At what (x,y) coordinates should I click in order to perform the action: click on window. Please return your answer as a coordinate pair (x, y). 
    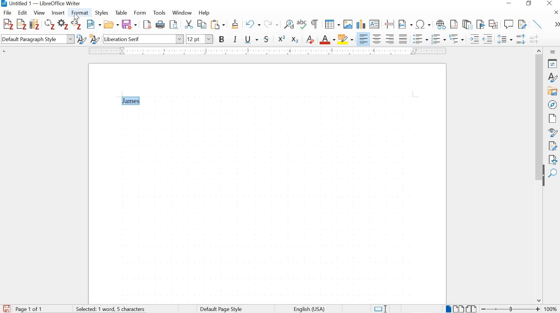
    Looking at the image, I should click on (181, 13).